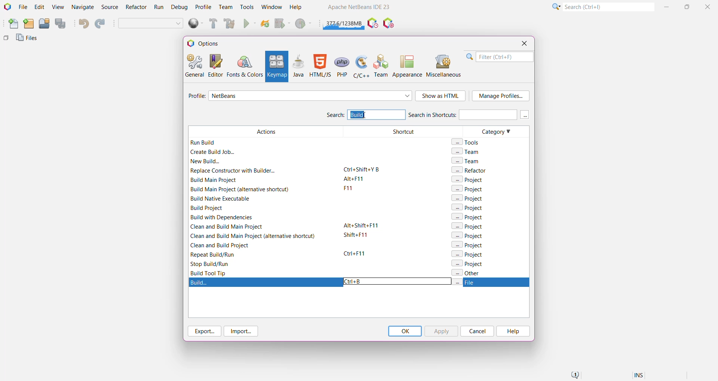  Describe the element at coordinates (369, 115) in the screenshot. I see `Select All to delete` at that location.